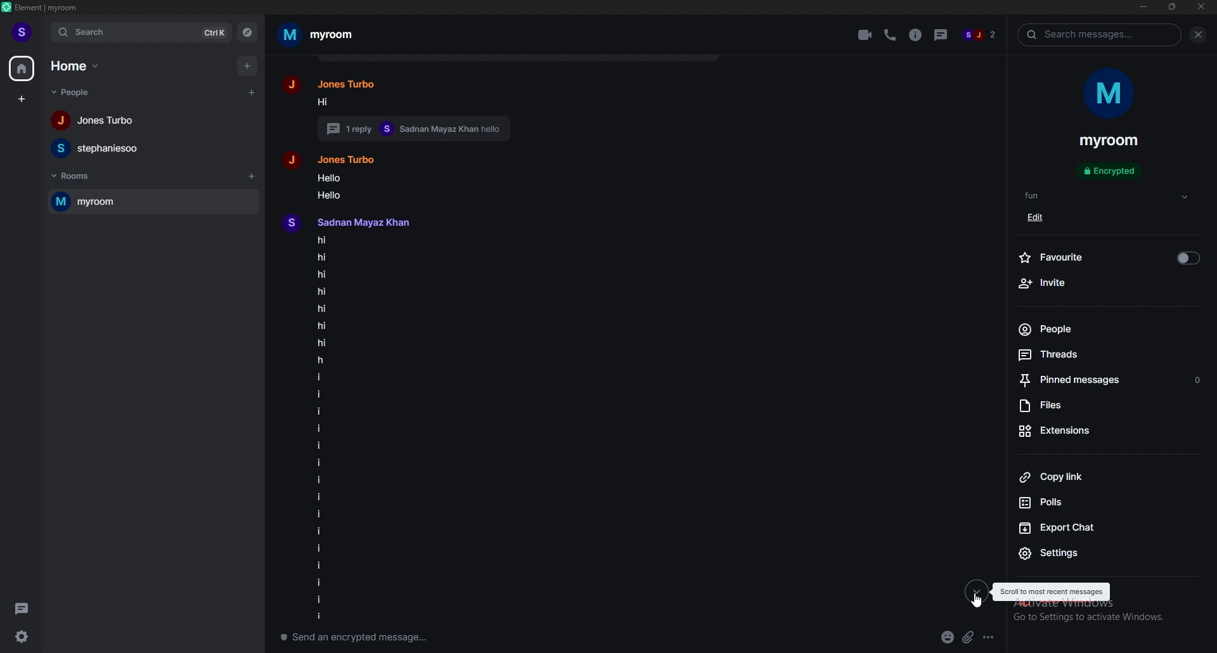 The width and height of the screenshot is (1217, 653). What do you see at coordinates (1172, 6) in the screenshot?
I see `resize` at bounding box center [1172, 6].